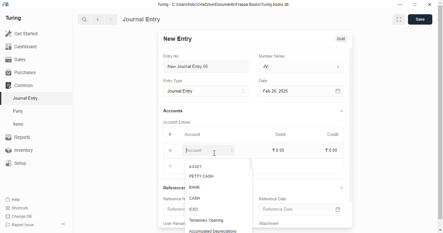  Describe the element at coordinates (21, 46) in the screenshot. I see `dashboard` at that location.